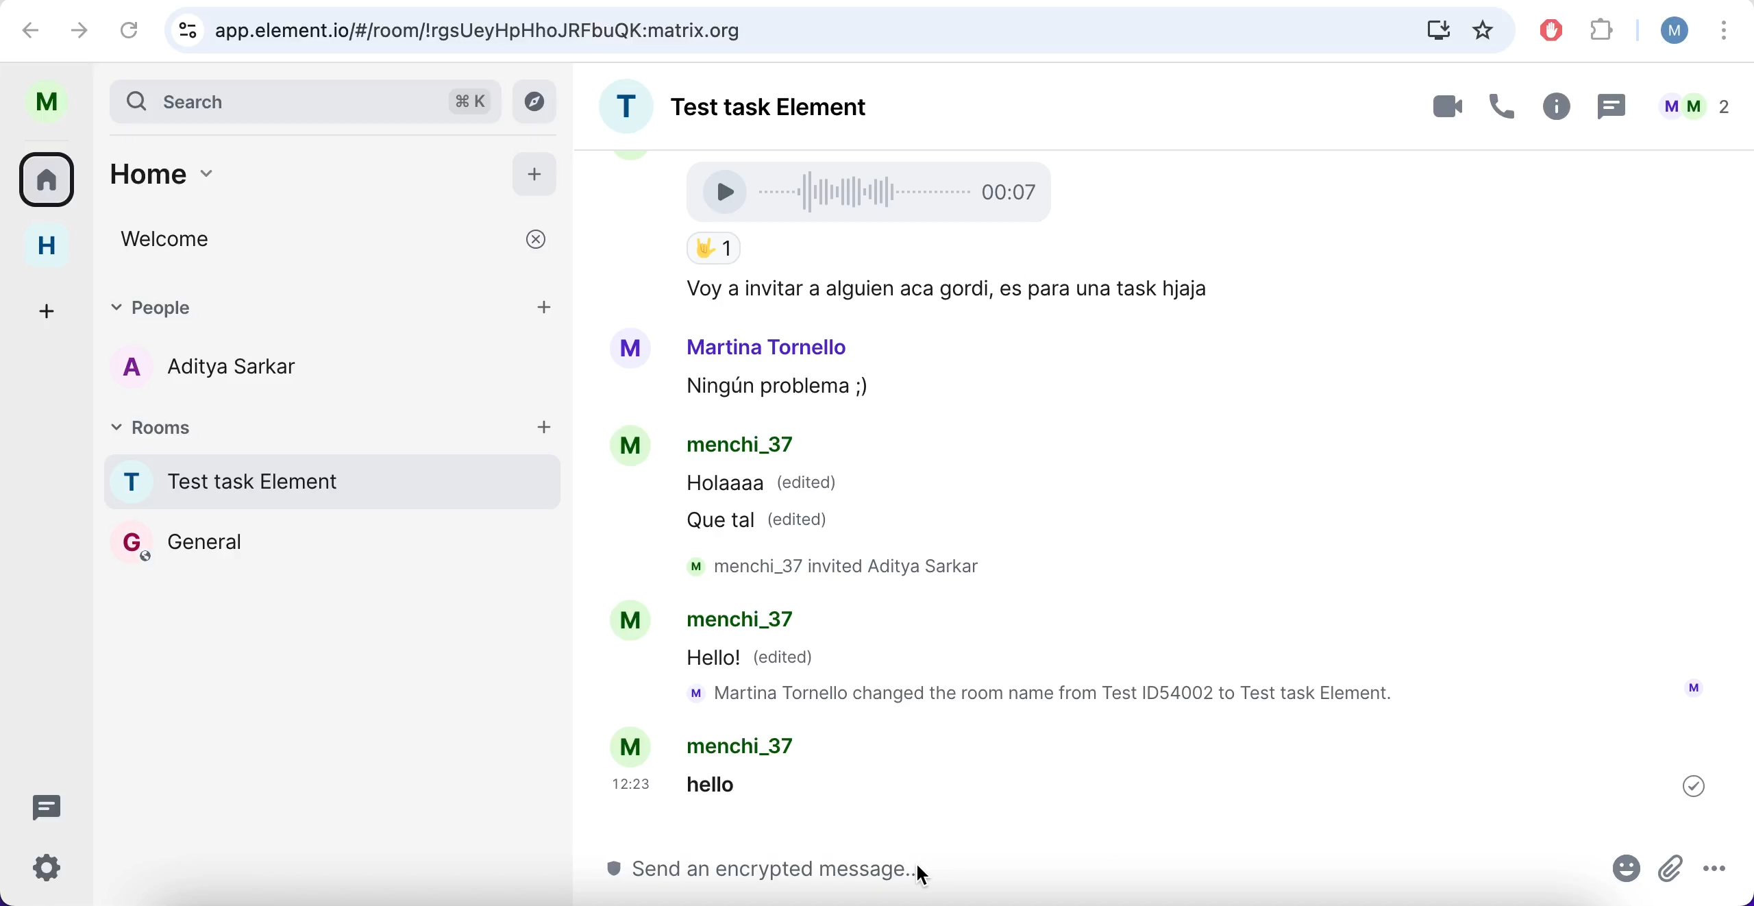  I want to click on videocall, so click(1446, 106).